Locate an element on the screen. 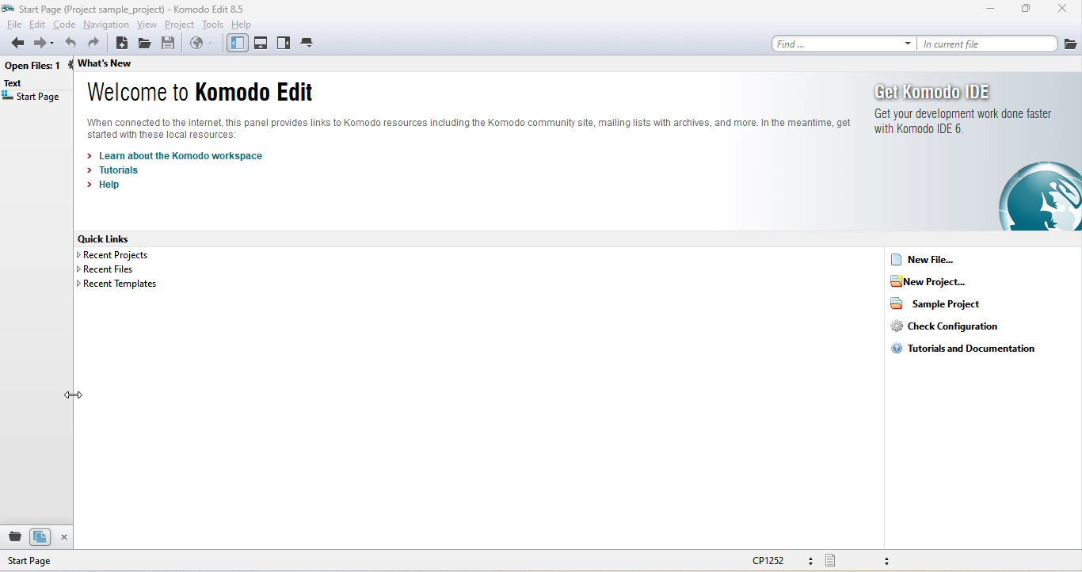 Image resolution: width=1082 pixels, height=572 pixels. tab is located at coordinates (309, 42).